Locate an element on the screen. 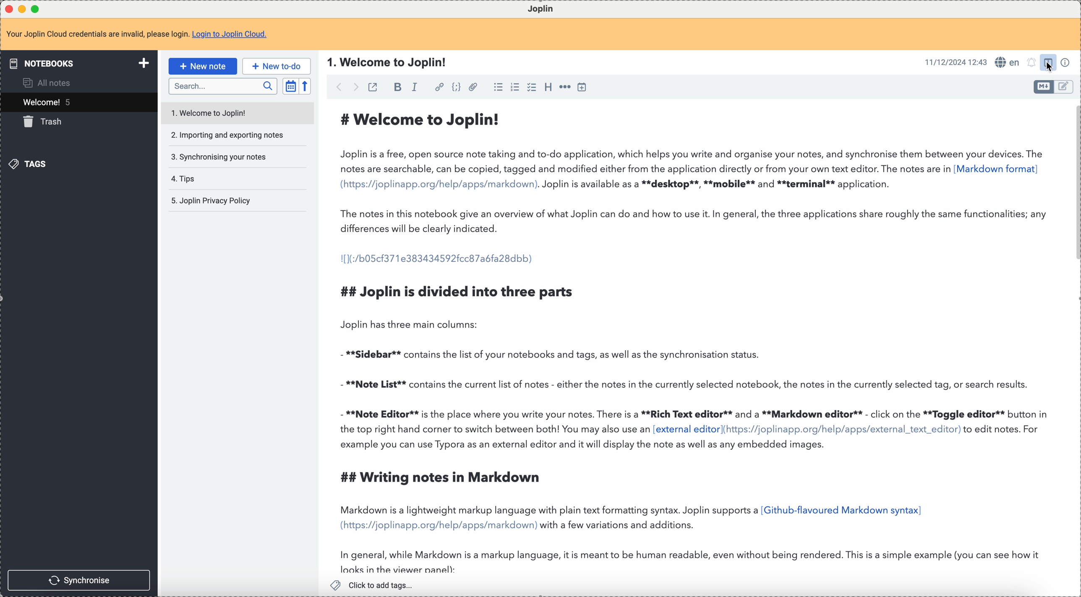  Login to Joplin Cloud. is located at coordinates (231, 34).